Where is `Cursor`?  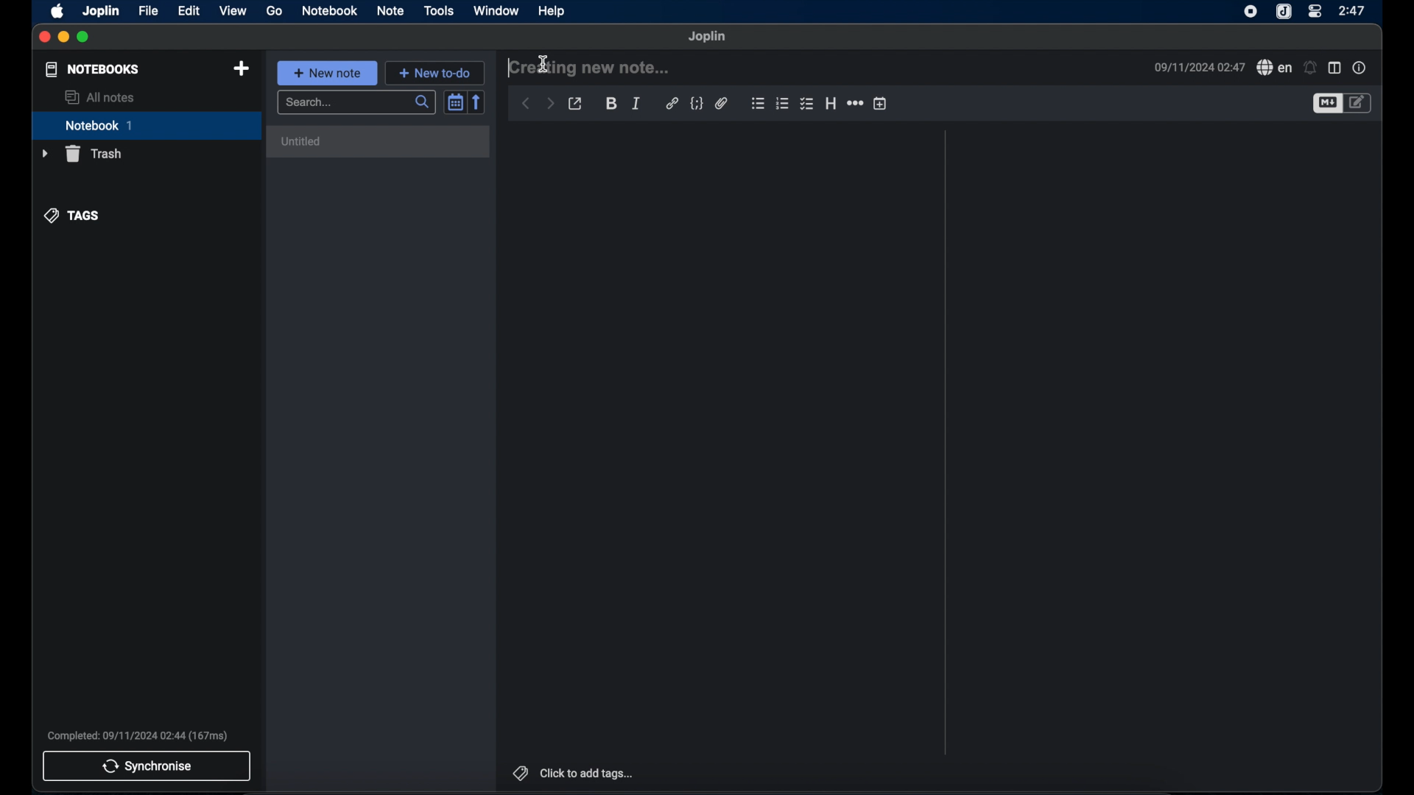
Cursor is located at coordinates (544, 60).